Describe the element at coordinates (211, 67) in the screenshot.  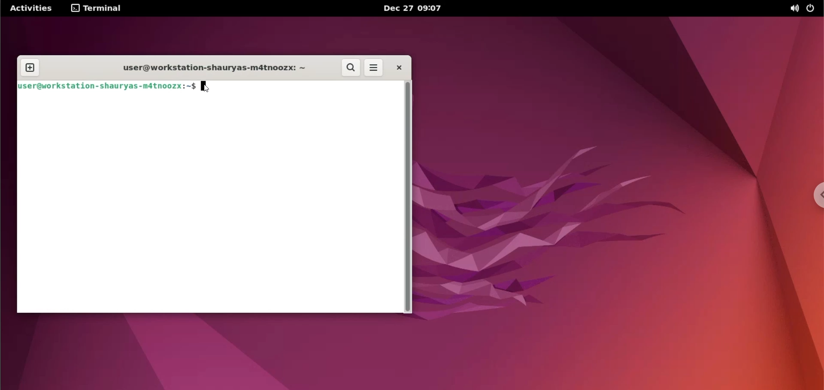
I see `user@workstation-shauryas-m4tnoozx:~` at that location.